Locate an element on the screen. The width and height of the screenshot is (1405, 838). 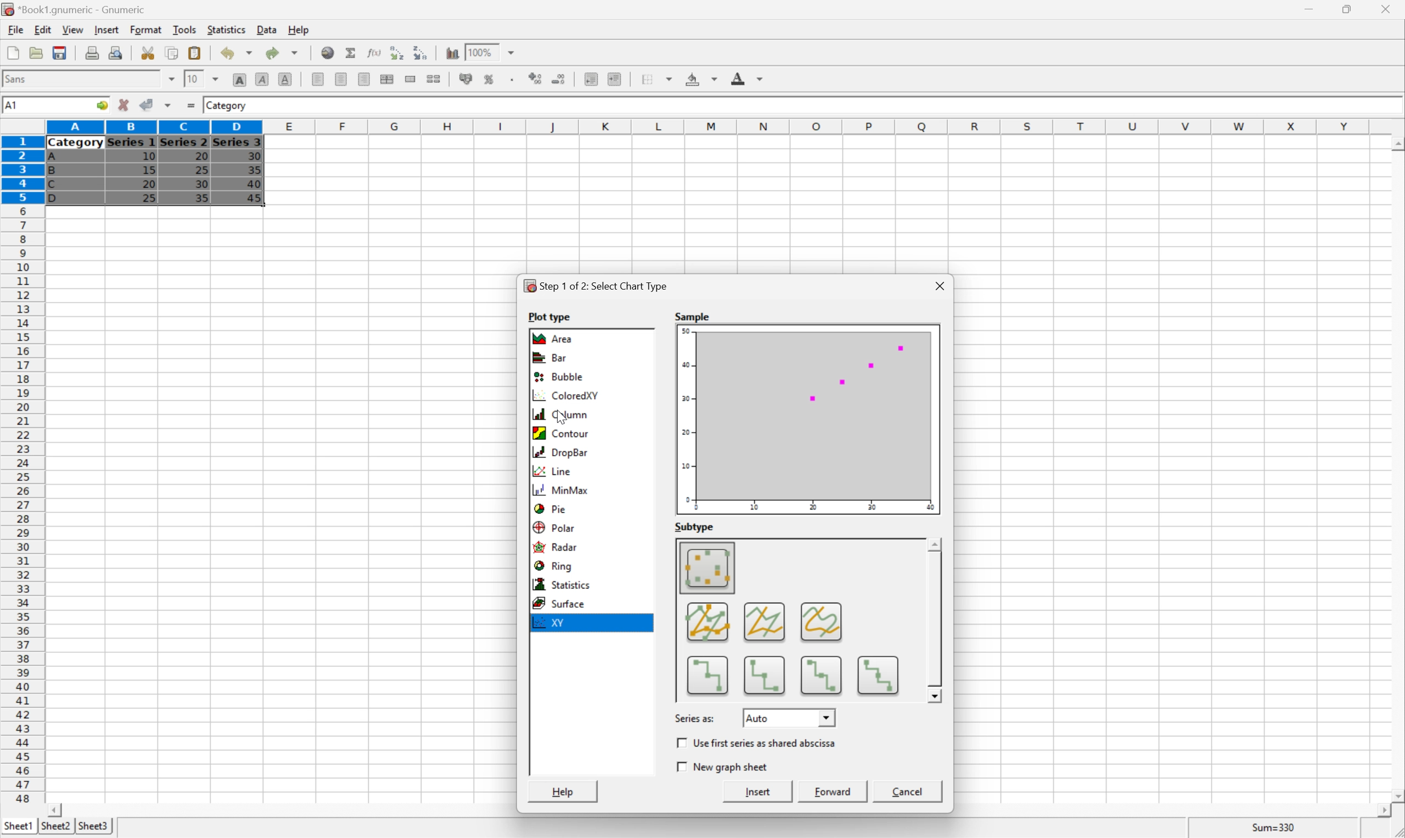
Drop Down is located at coordinates (215, 80).